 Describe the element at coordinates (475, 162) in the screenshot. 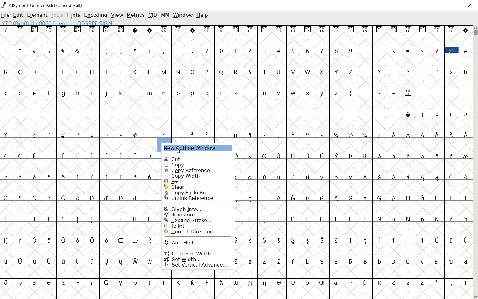

I see `scrollbar` at that location.